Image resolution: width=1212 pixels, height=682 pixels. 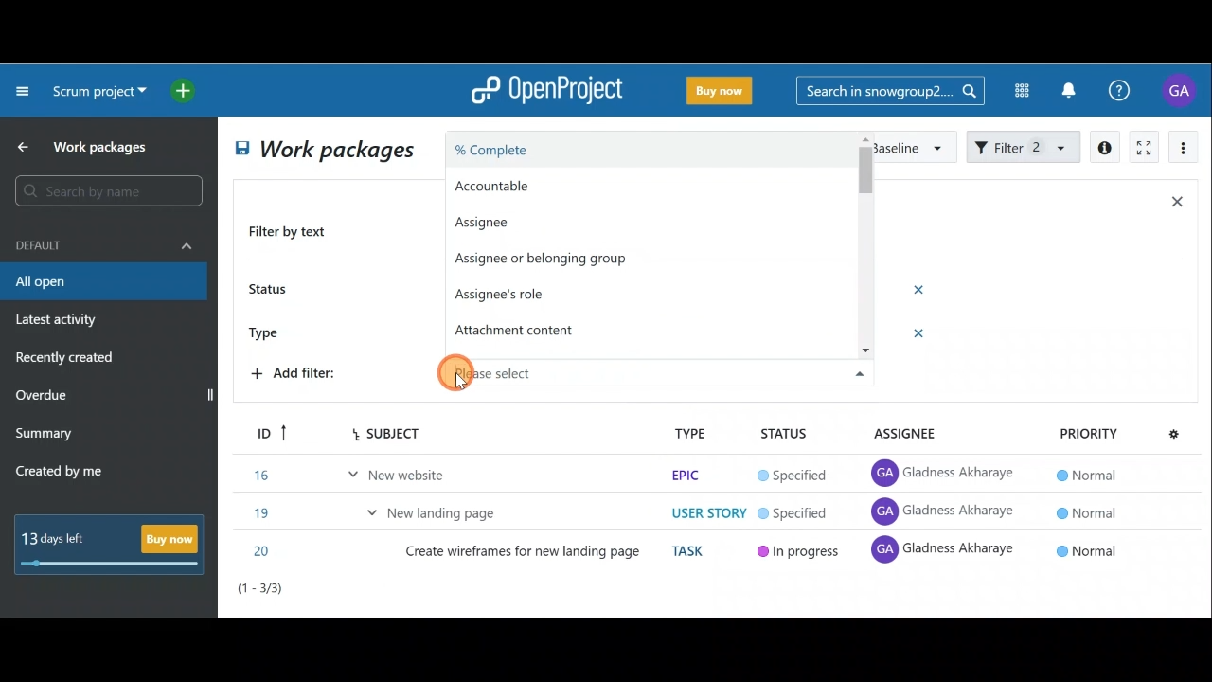 What do you see at coordinates (864, 258) in the screenshot?
I see `Scroll bar` at bounding box center [864, 258].